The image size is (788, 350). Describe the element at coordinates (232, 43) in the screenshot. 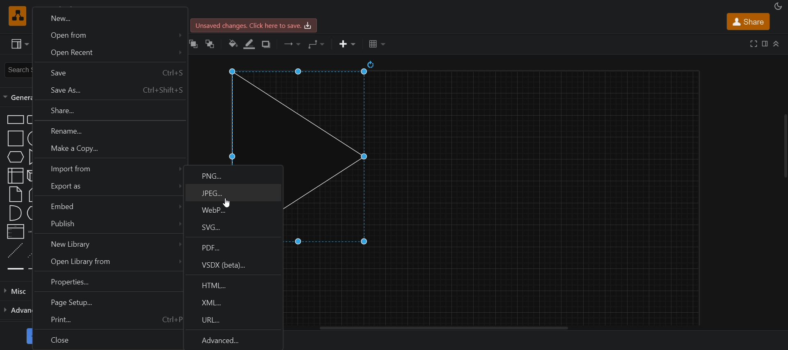

I see `fill color` at that location.